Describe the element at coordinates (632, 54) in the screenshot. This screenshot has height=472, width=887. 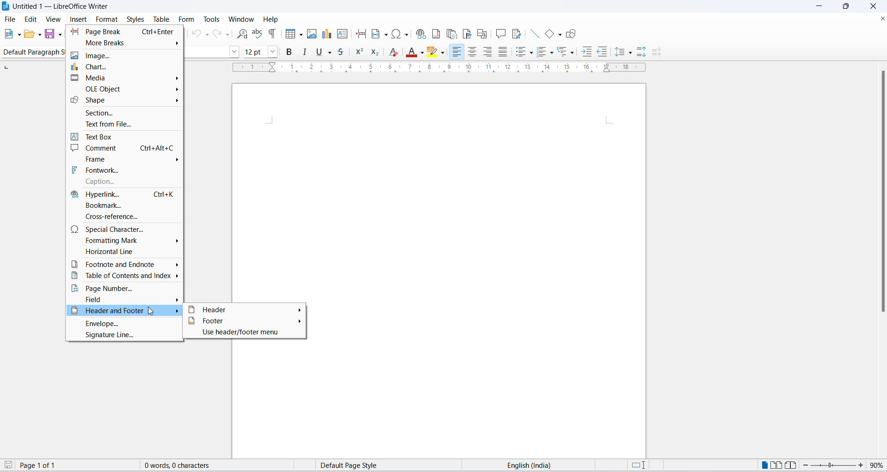
I see `line spacing options` at that location.